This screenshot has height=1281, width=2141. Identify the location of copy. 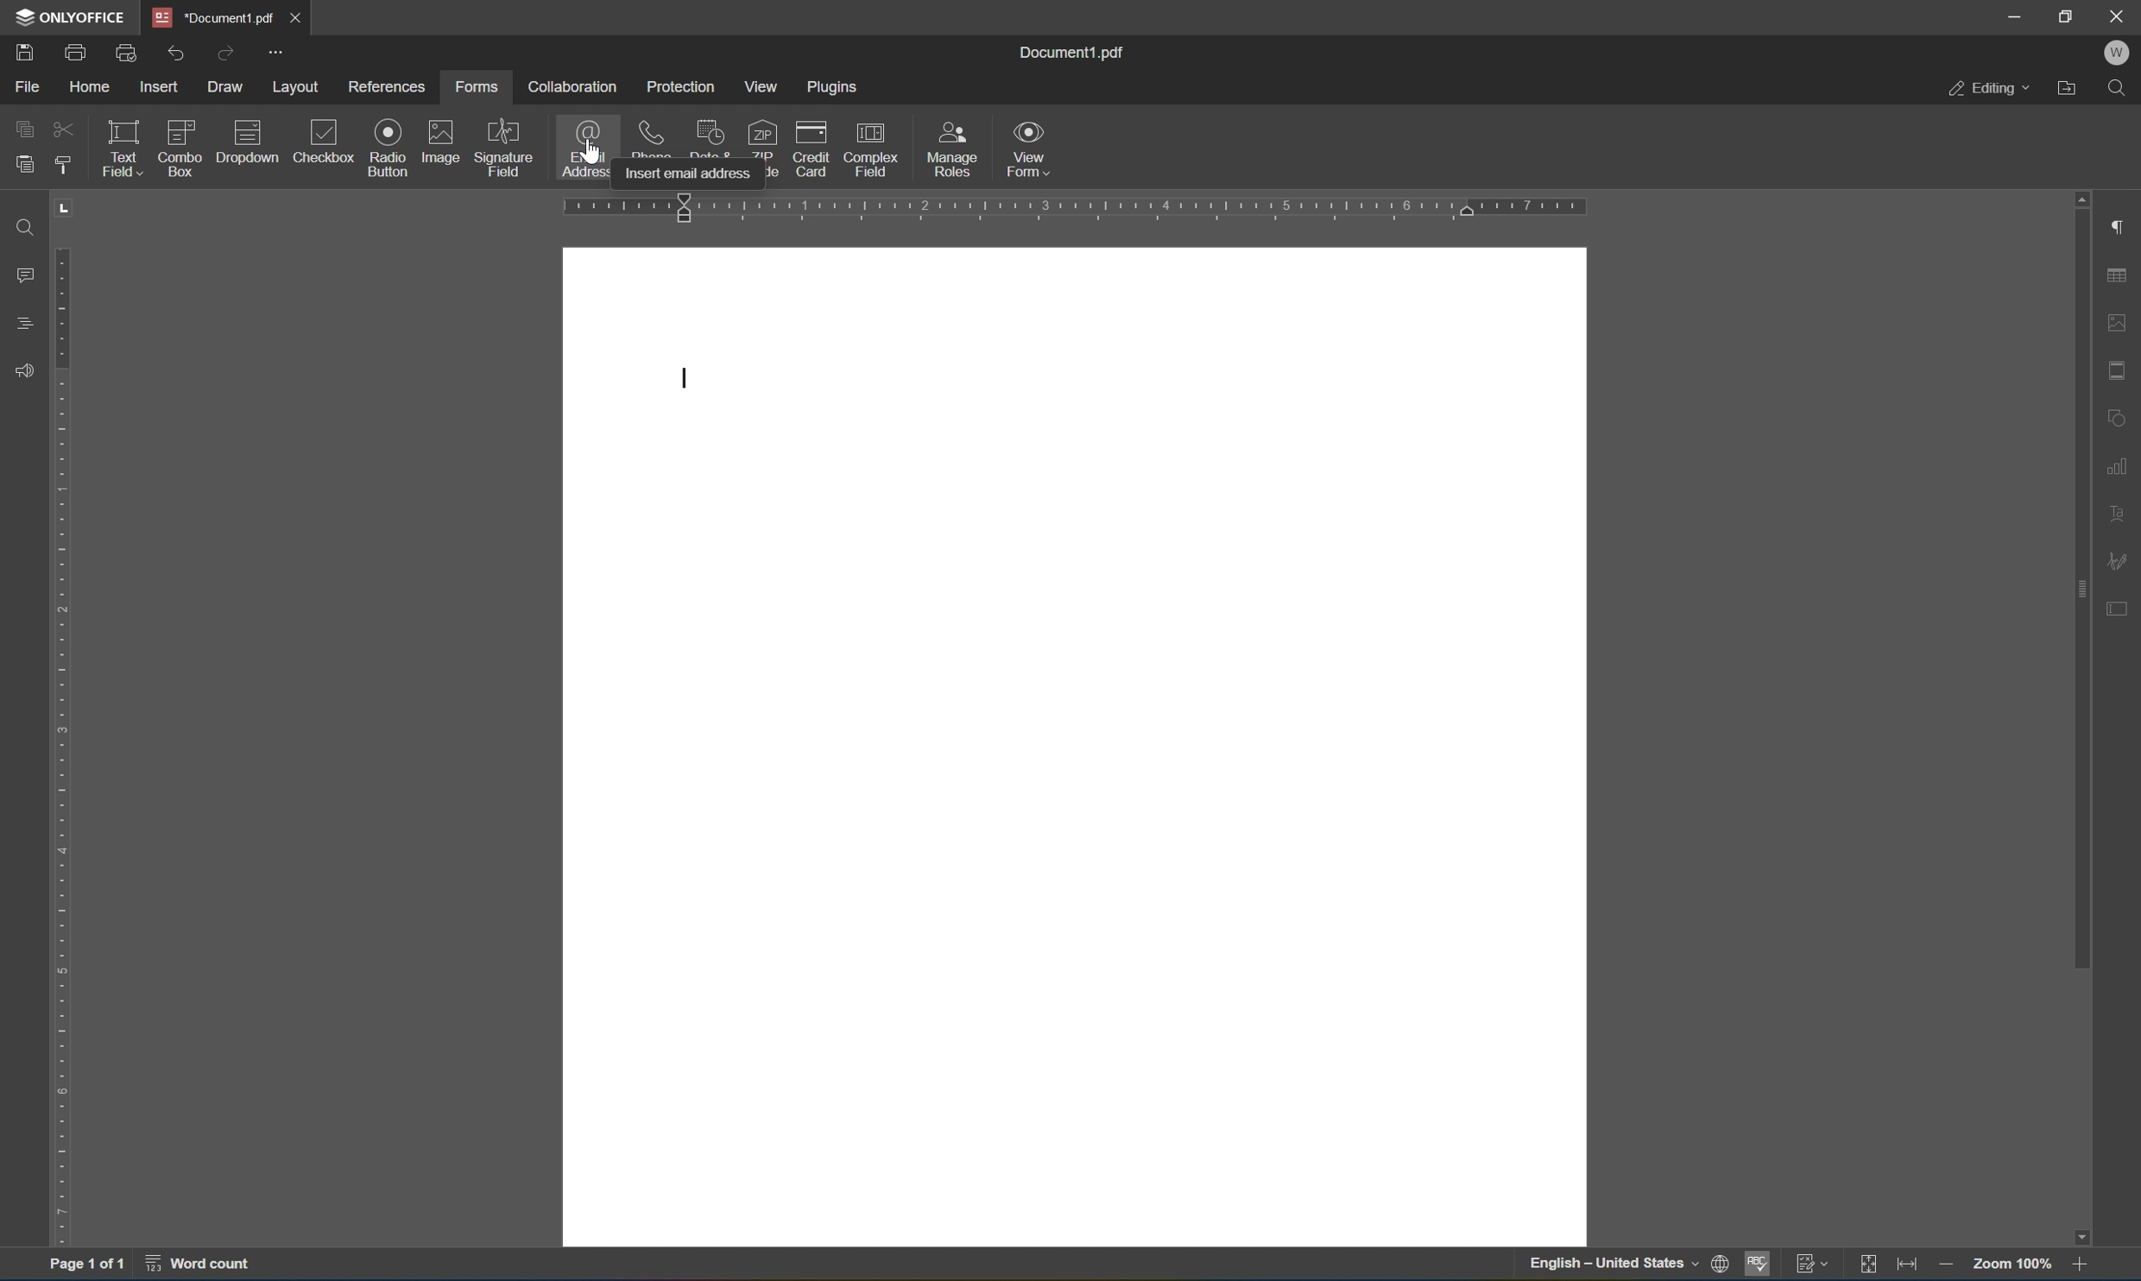
(22, 125).